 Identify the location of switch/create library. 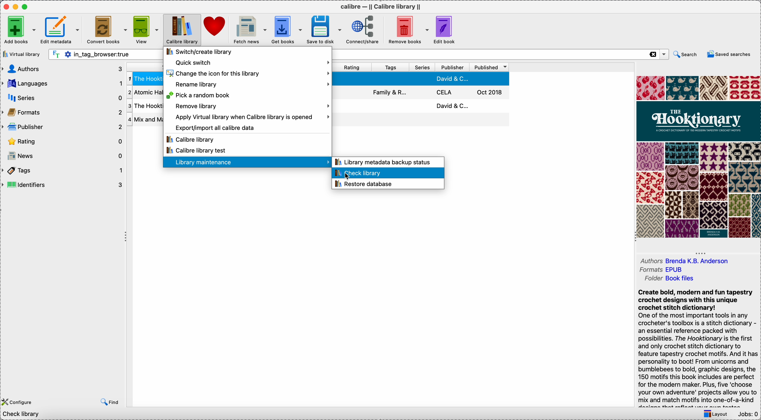
(201, 52).